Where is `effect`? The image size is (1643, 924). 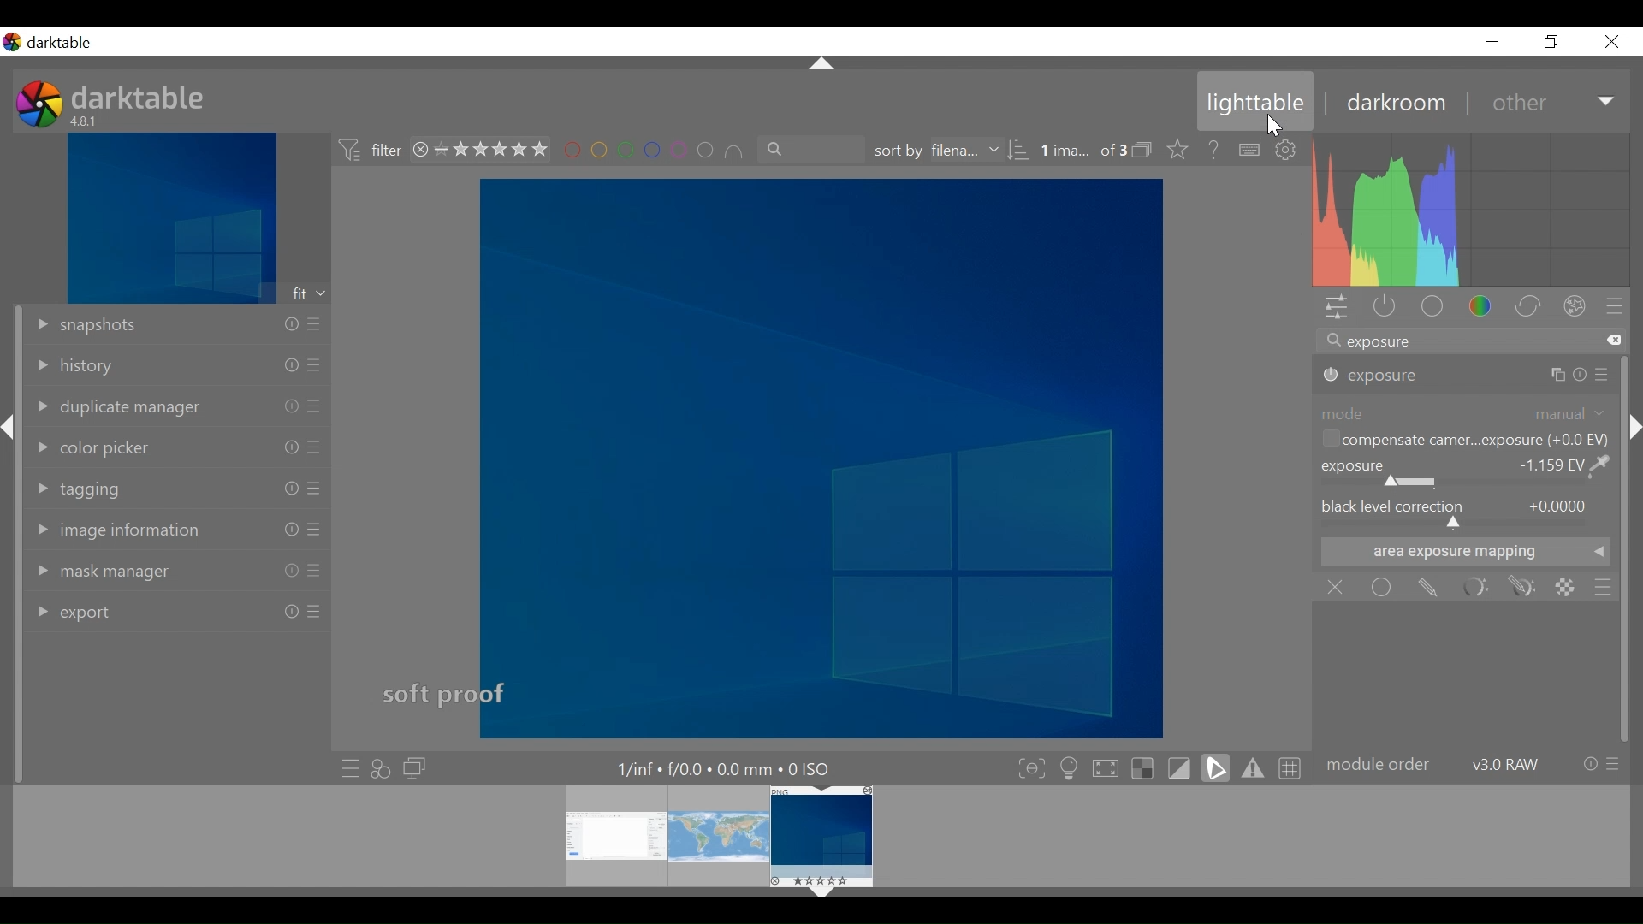
effect is located at coordinates (1575, 306).